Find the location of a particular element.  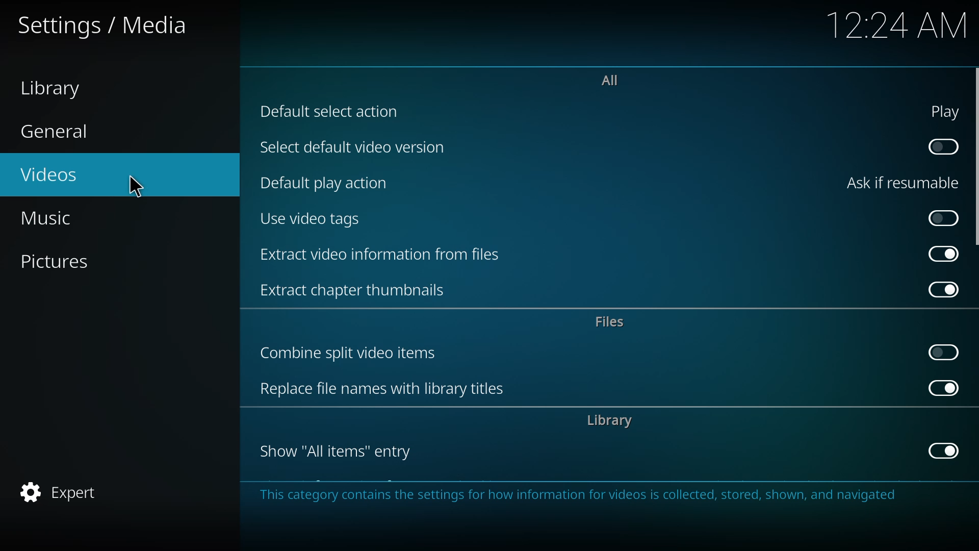

extract chapter thumbnails is located at coordinates (356, 290).